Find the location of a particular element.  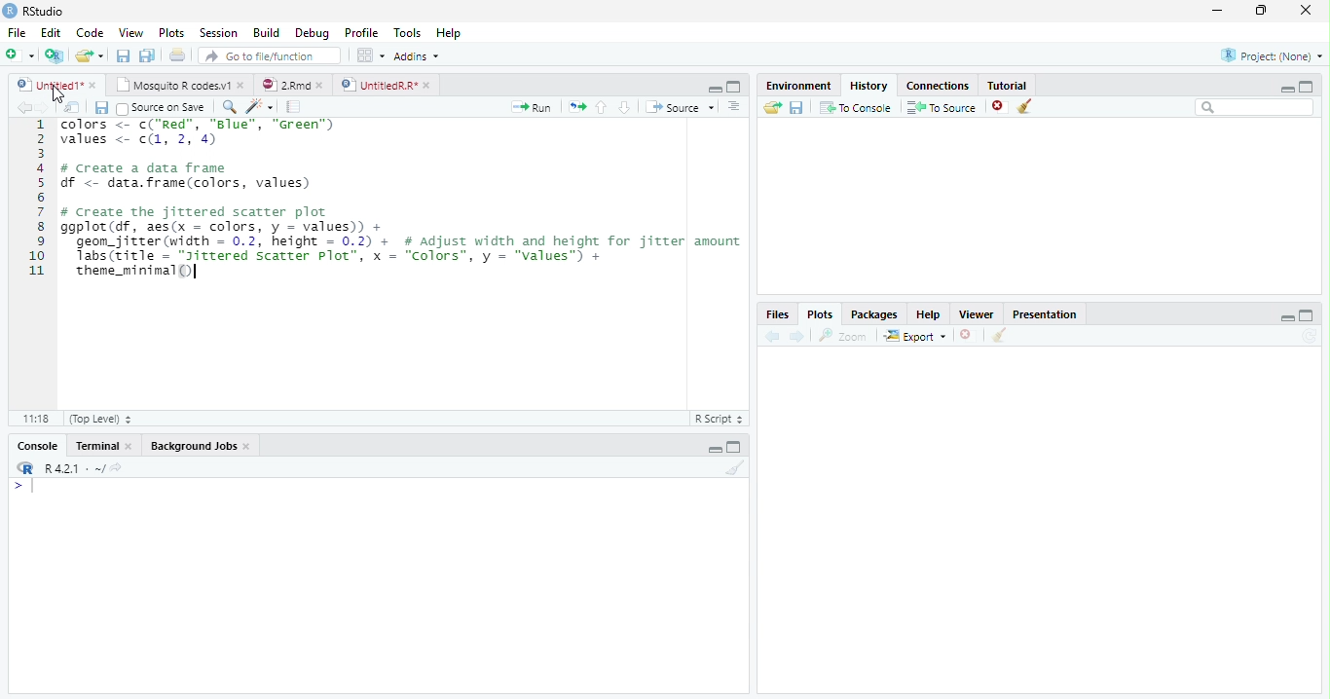

Refresh current plot is located at coordinates (1310, 336).